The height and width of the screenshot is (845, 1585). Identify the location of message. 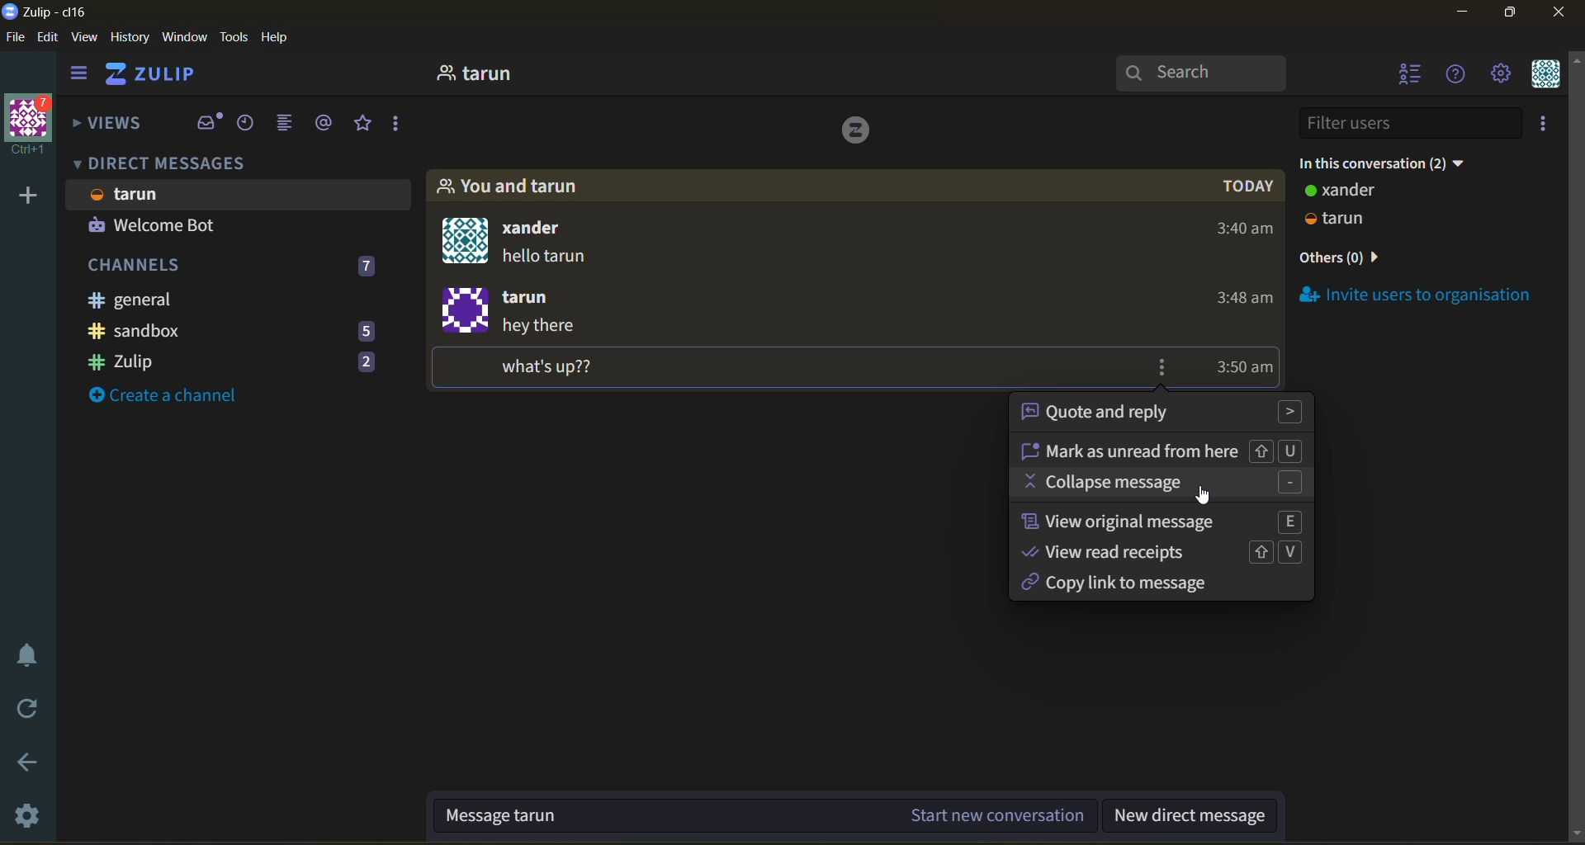
(563, 347).